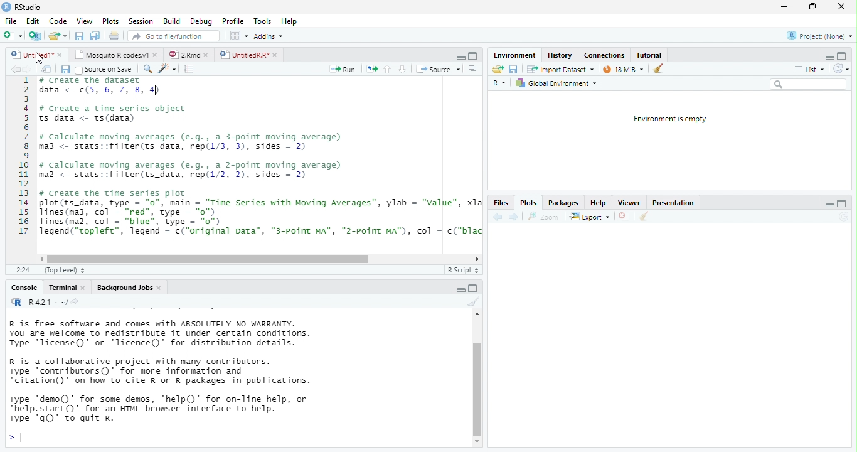 This screenshot has width=857, height=452. Describe the element at coordinates (190, 68) in the screenshot. I see `compile report` at that location.